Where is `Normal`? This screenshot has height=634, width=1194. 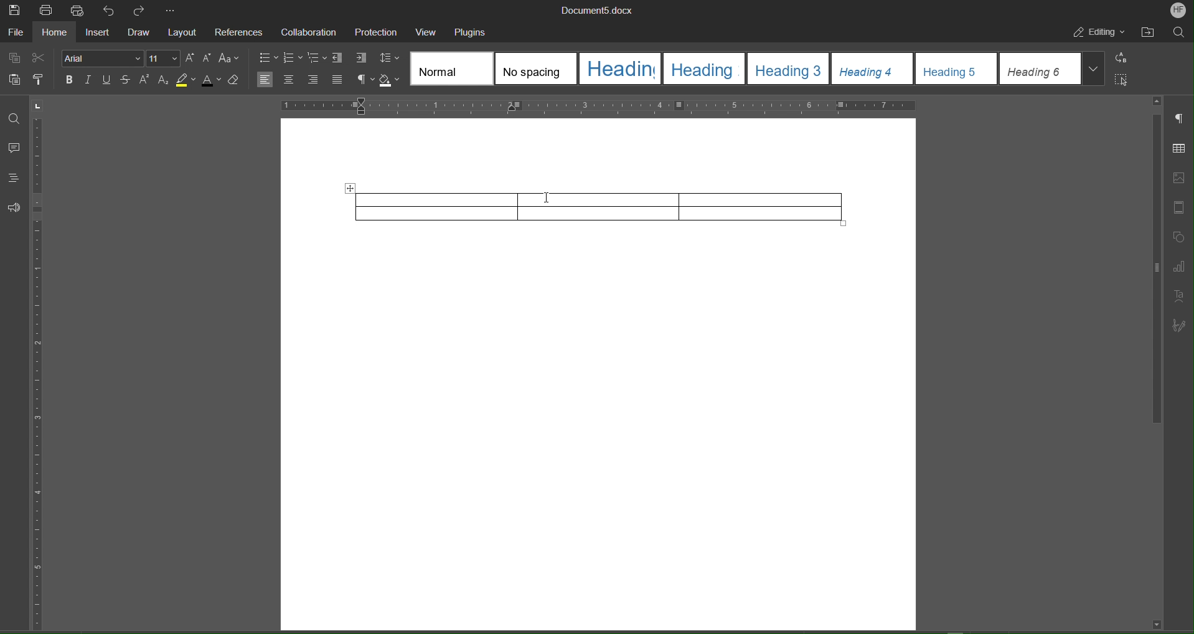
Normal is located at coordinates (452, 69).